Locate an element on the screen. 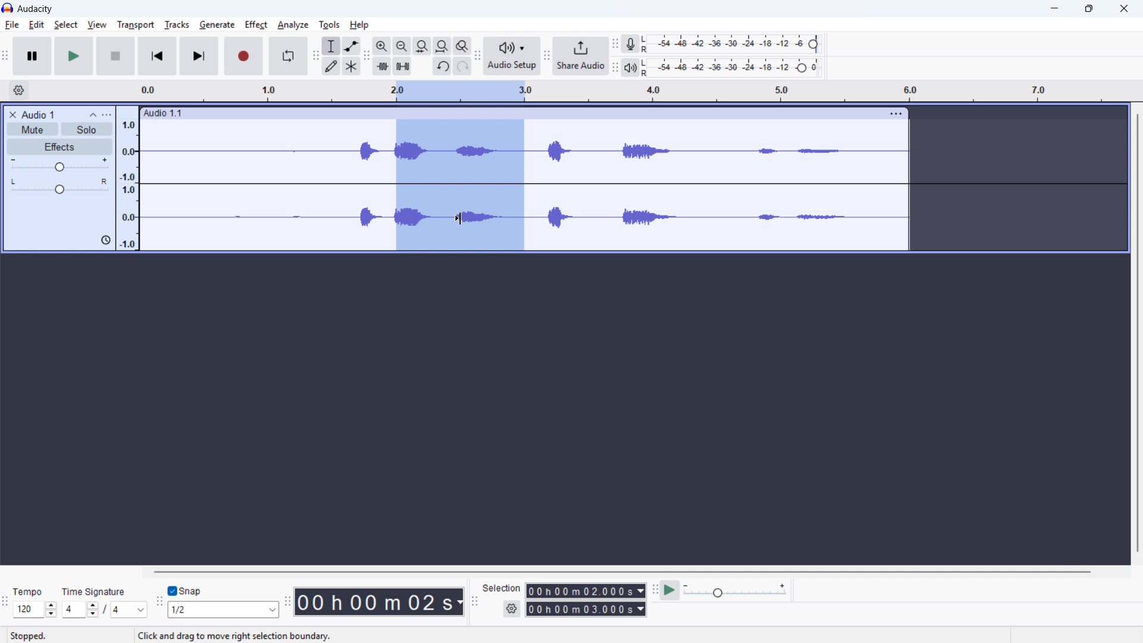  Zoom out is located at coordinates (401, 46).